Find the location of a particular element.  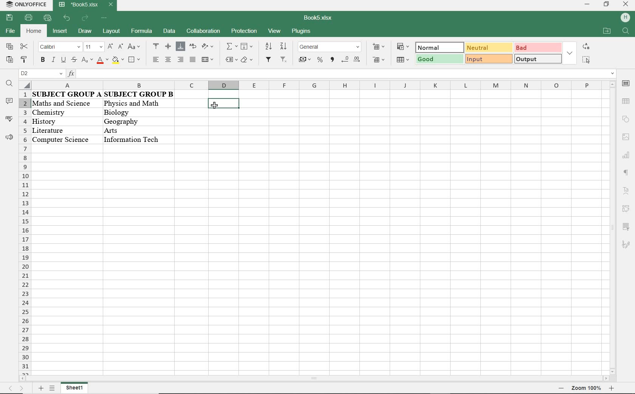

sign is located at coordinates (624, 189).